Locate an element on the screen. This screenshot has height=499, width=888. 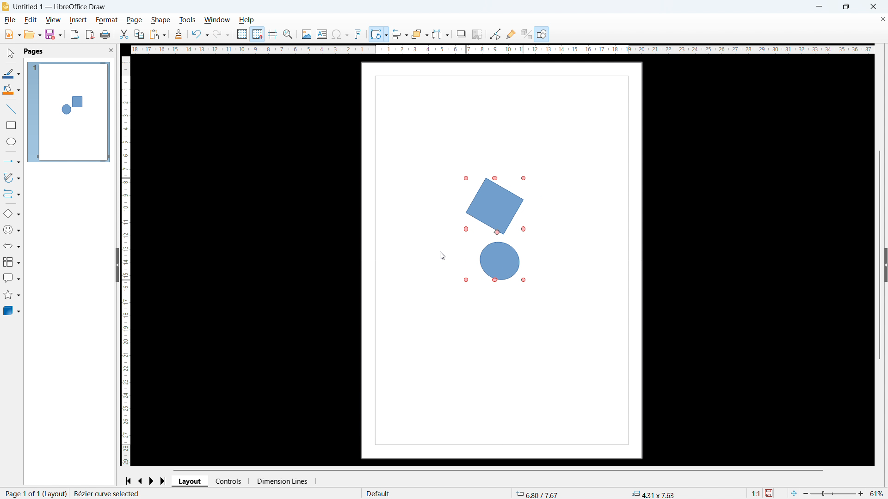
Edit  is located at coordinates (31, 20).